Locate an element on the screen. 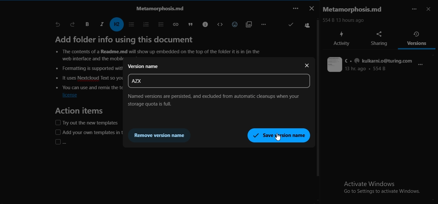 The width and height of the screenshot is (438, 204). sharing is located at coordinates (380, 38).